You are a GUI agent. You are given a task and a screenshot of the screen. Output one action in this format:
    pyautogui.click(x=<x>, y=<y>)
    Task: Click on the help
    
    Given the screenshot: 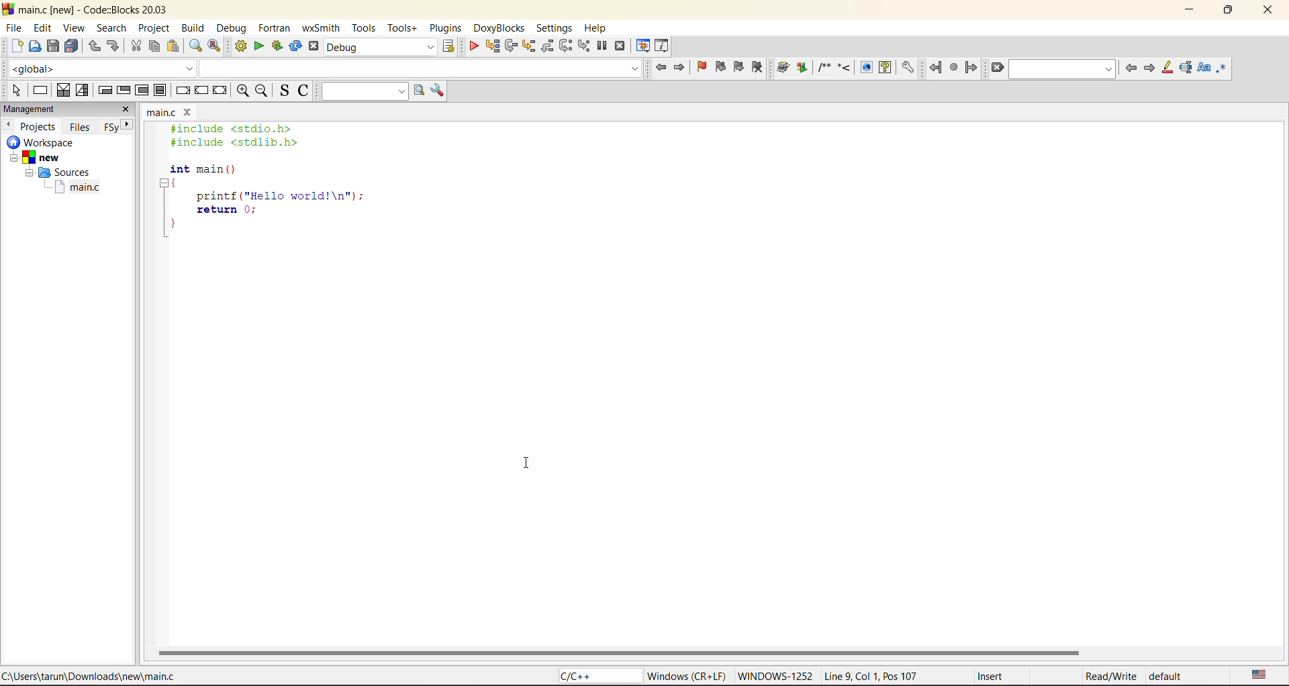 What is the action you would take?
    pyautogui.click(x=598, y=29)
    